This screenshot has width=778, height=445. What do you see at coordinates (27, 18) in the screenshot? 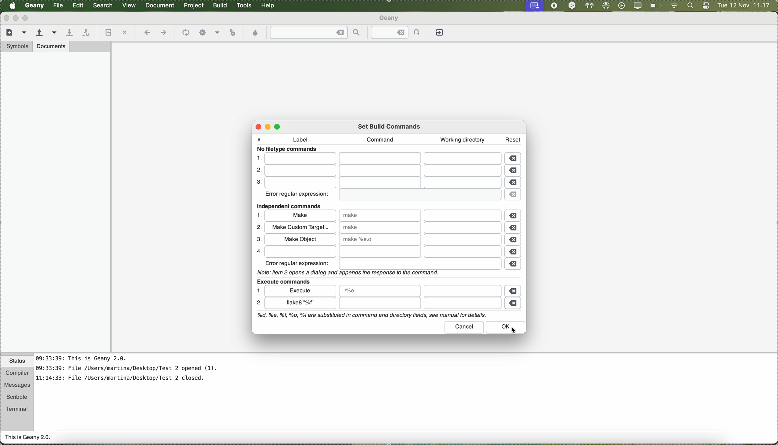
I see `maximize` at bounding box center [27, 18].